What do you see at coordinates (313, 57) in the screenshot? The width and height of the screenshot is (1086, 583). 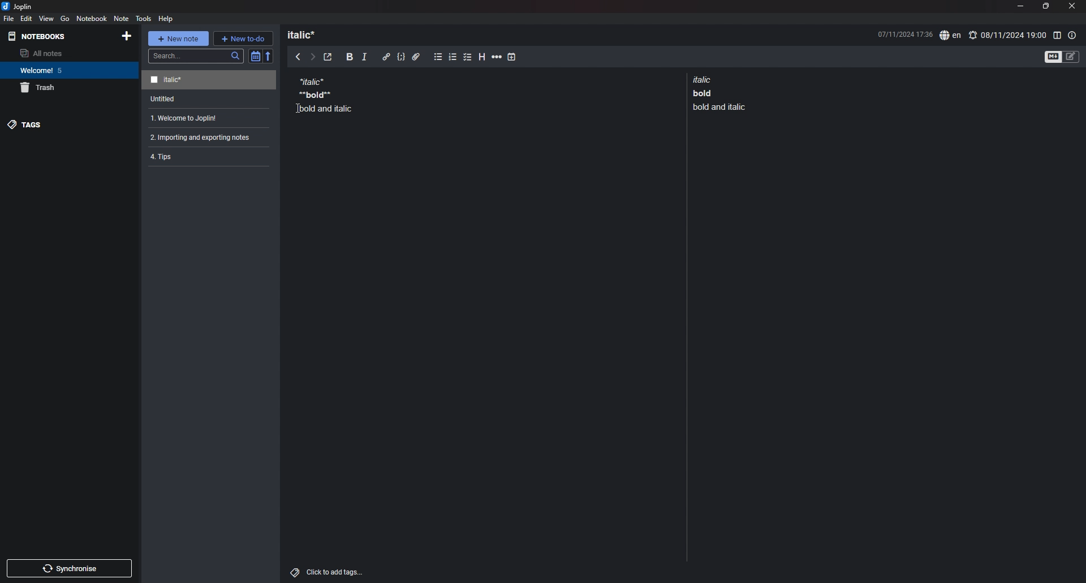 I see `next` at bounding box center [313, 57].